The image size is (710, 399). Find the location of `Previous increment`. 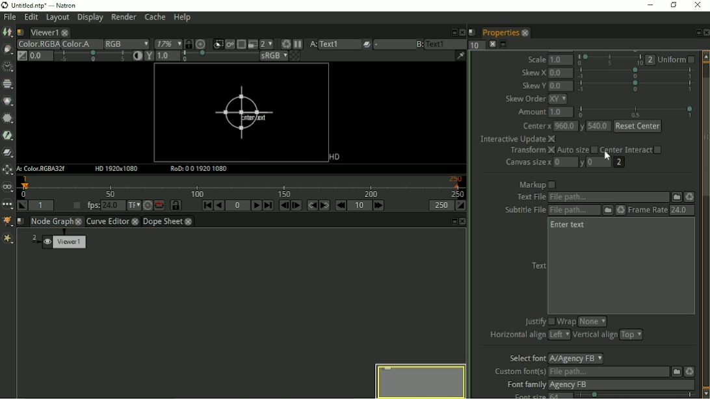

Previous increment is located at coordinates (341, 205).